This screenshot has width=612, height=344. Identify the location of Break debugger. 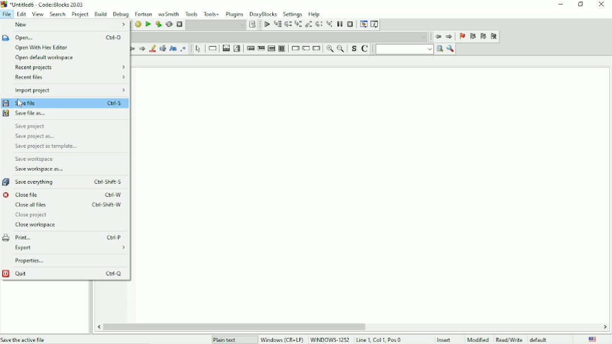
(339, 24).